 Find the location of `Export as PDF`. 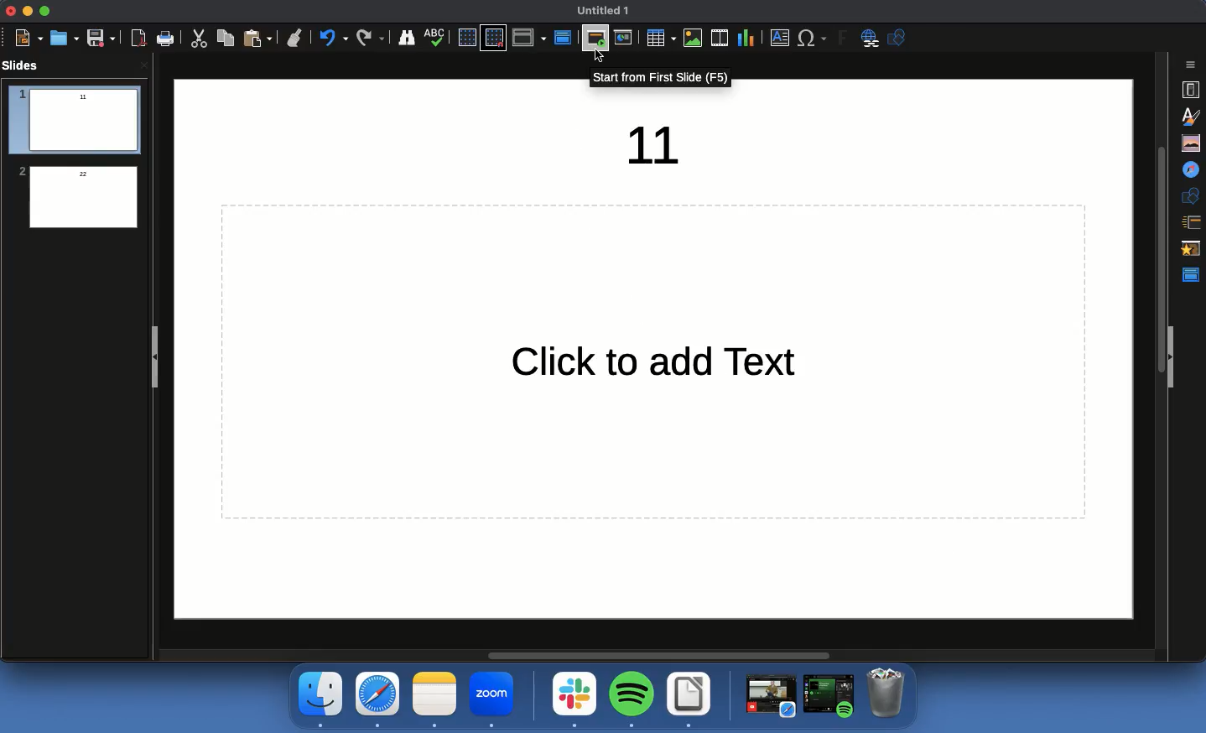

Export as PDF is located at coordinates (137, 39).